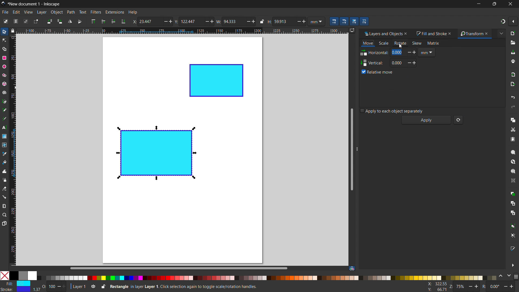  I want to click on text, so click(82, 12).